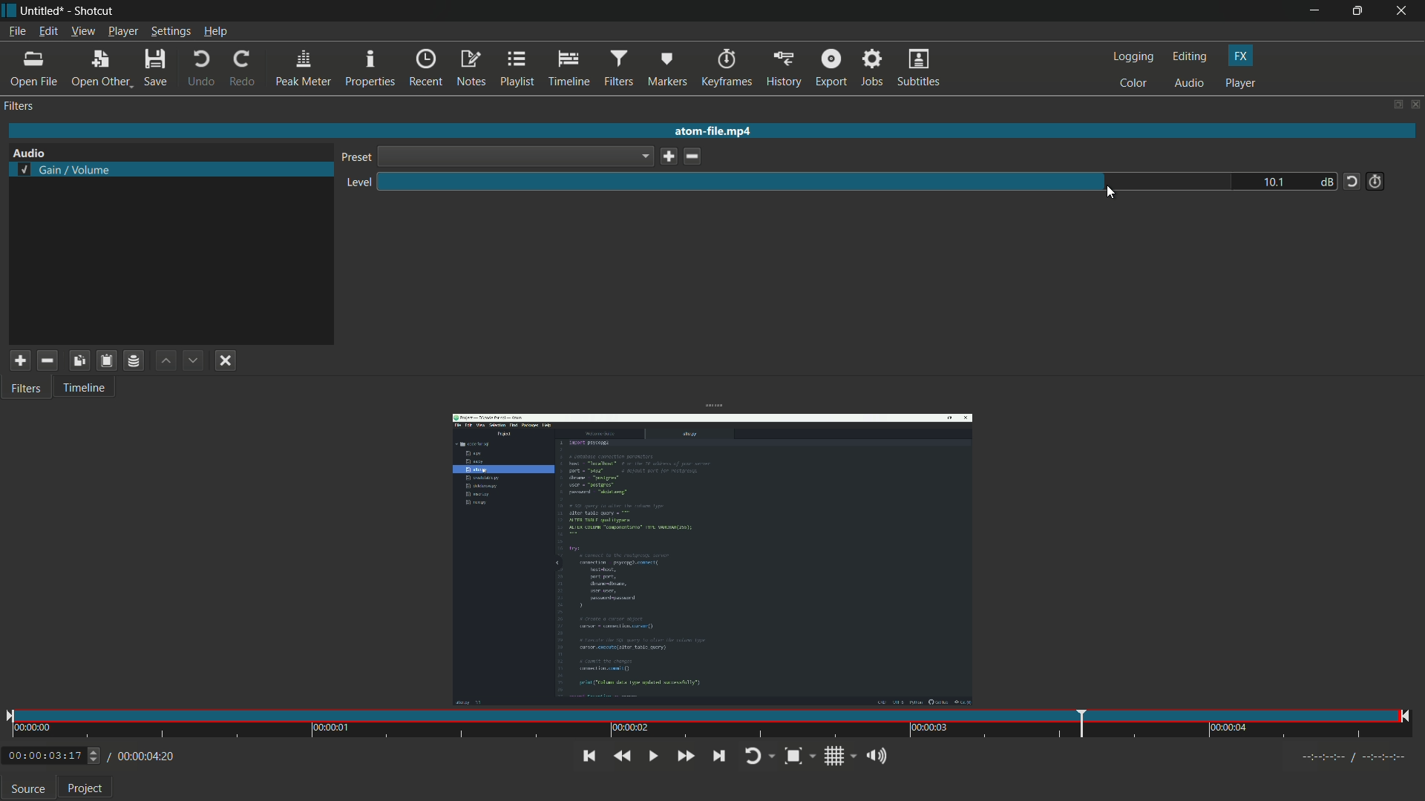 The width and height of the screenshot is (1425, 801). Describe the element at coordinates (589, 756) in the screenshot. I see `skip to the previous point` at that location.